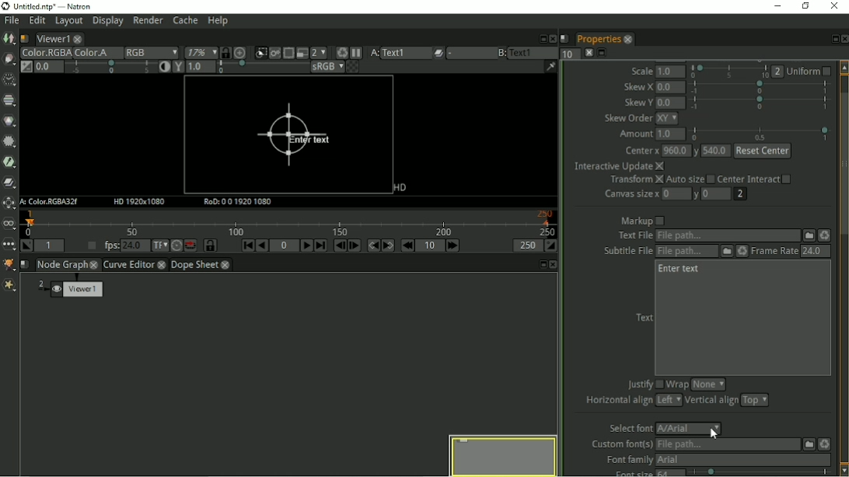 This screenshot has height=477, width=849. What do you see at coordinates (195, 265) in the screenshot?
I see `Dope Sheet` at bounding box center [195, 265].